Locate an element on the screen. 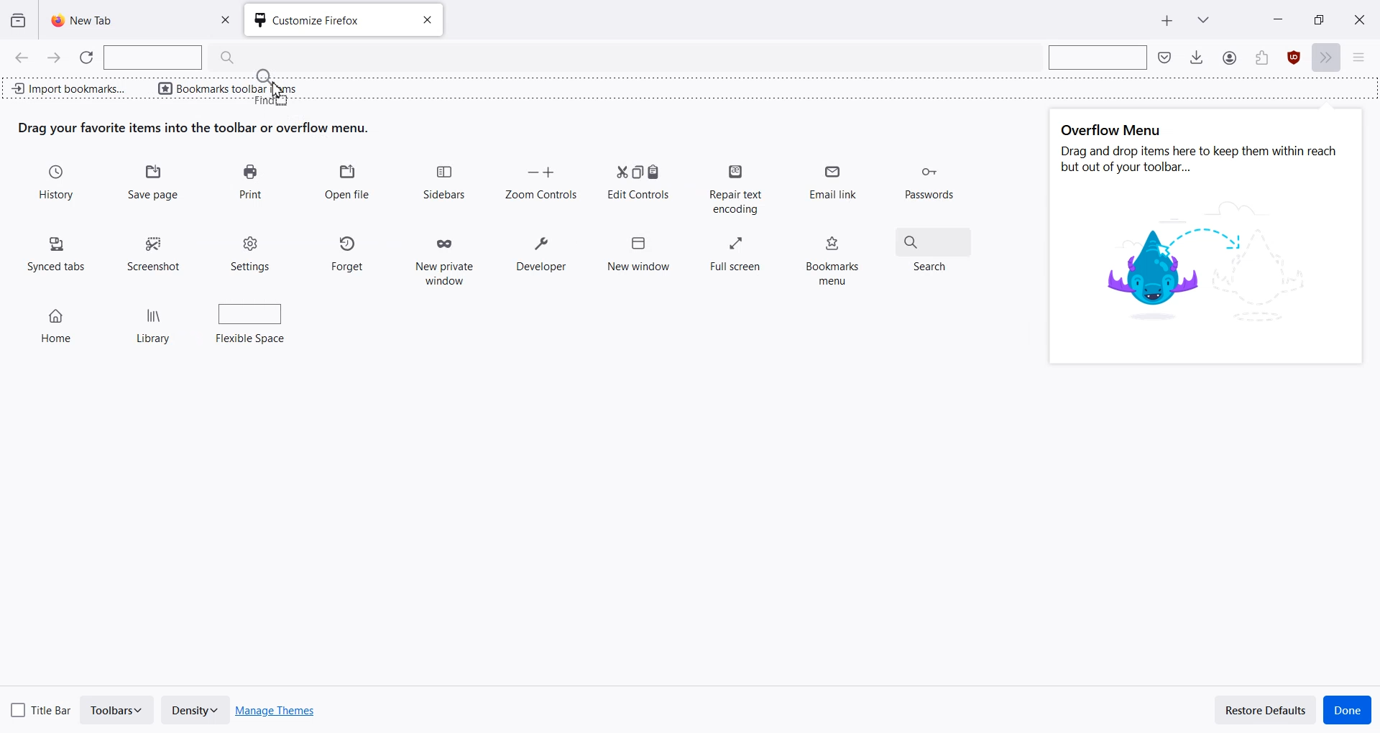 This screenshot has width=1380, height=733. List all tab is located at coordinates (1203, 18).